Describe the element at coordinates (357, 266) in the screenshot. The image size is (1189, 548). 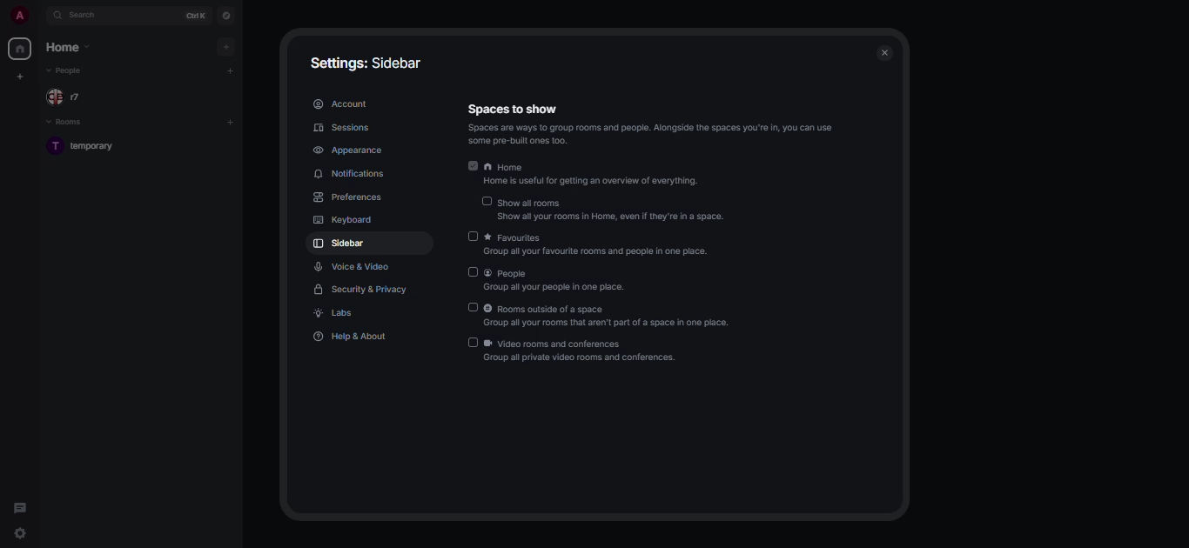
I see `voice & video` at that location.